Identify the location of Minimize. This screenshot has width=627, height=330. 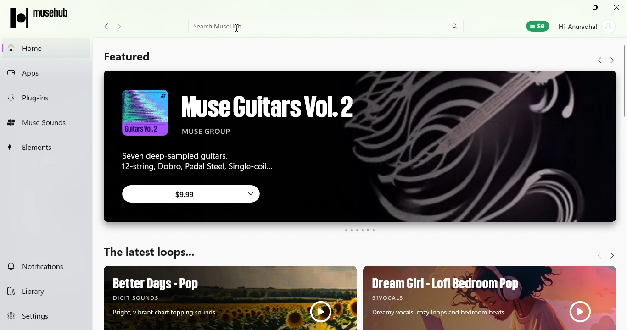
(575, 7).